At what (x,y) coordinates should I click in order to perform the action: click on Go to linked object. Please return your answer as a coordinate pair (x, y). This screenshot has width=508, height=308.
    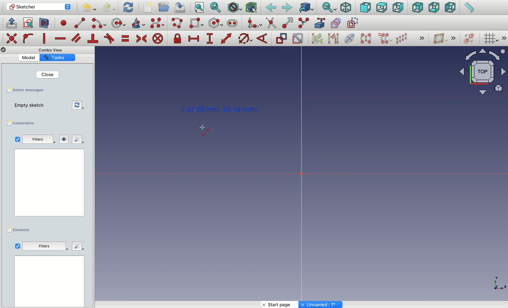
    Looking at the image, I should click on (306, 7).